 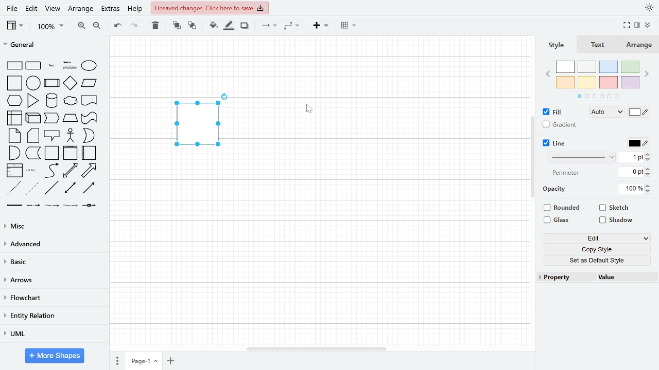 I want to click on unsaved changes. Click here to save, so click(x=211, y=8).